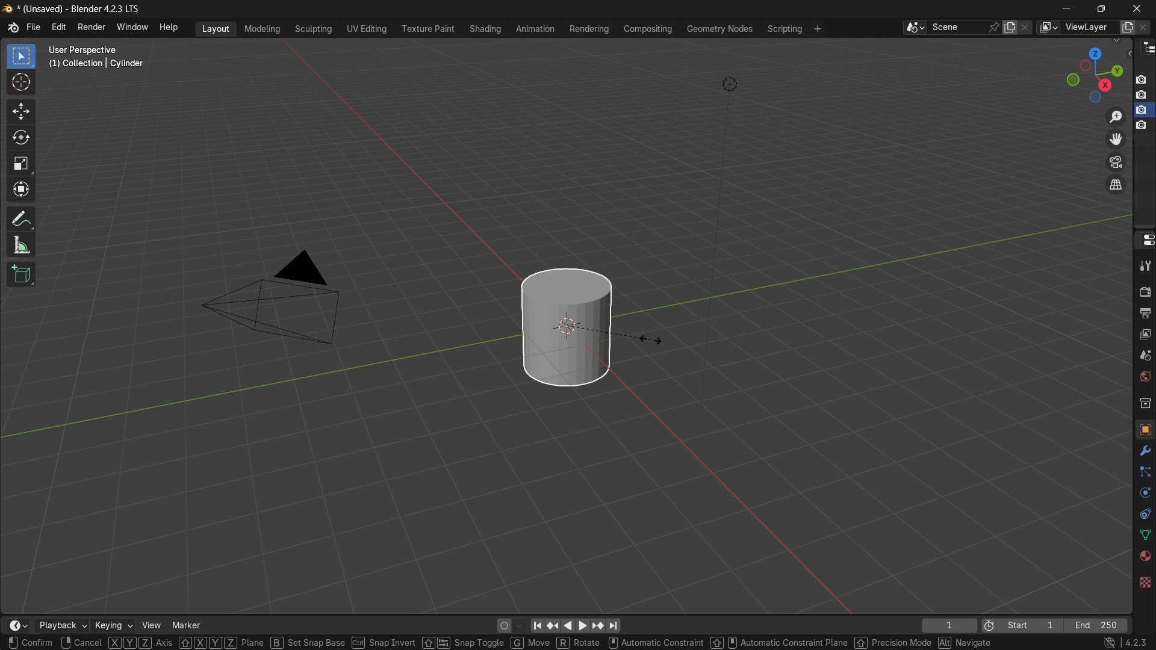  Describe the element at coordinates (652, 340) in the screenshot. I see `cursor` at that location.